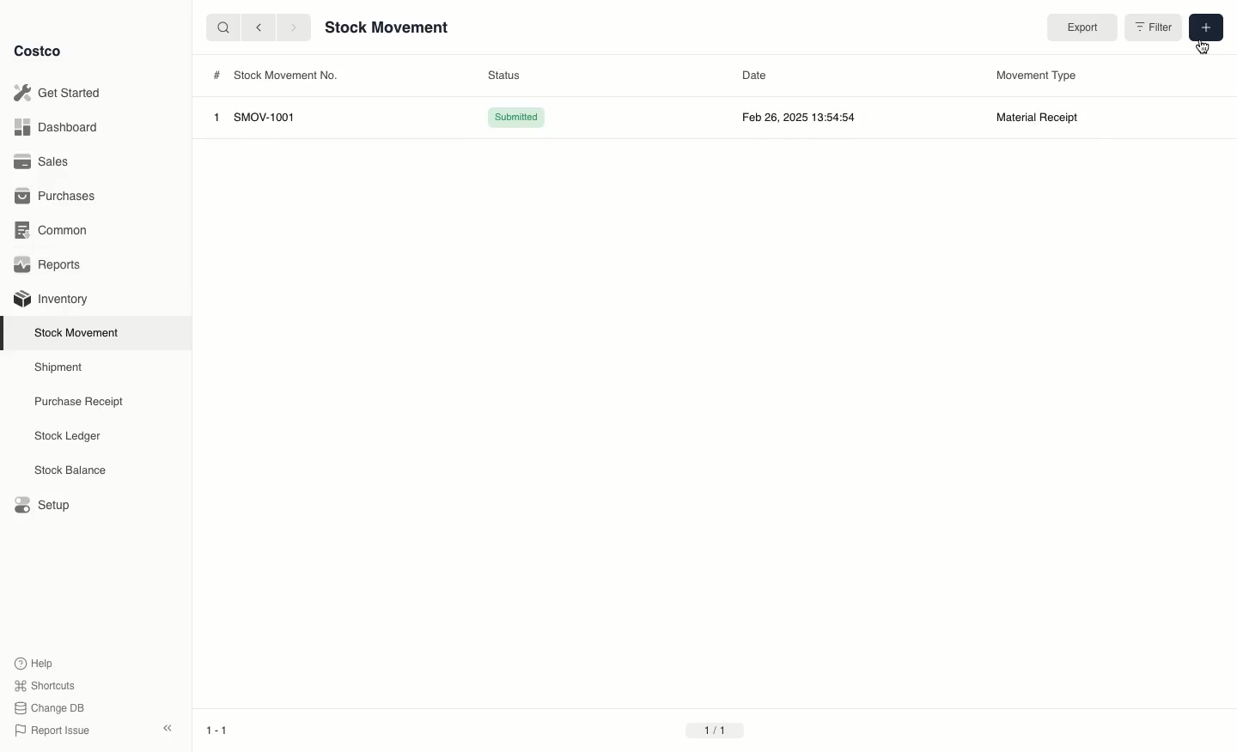 This screenshot has width=1237, height=752. Describe the element at coordinates (1036, 76) in the screenshot. I see `Movement Type` at that location.